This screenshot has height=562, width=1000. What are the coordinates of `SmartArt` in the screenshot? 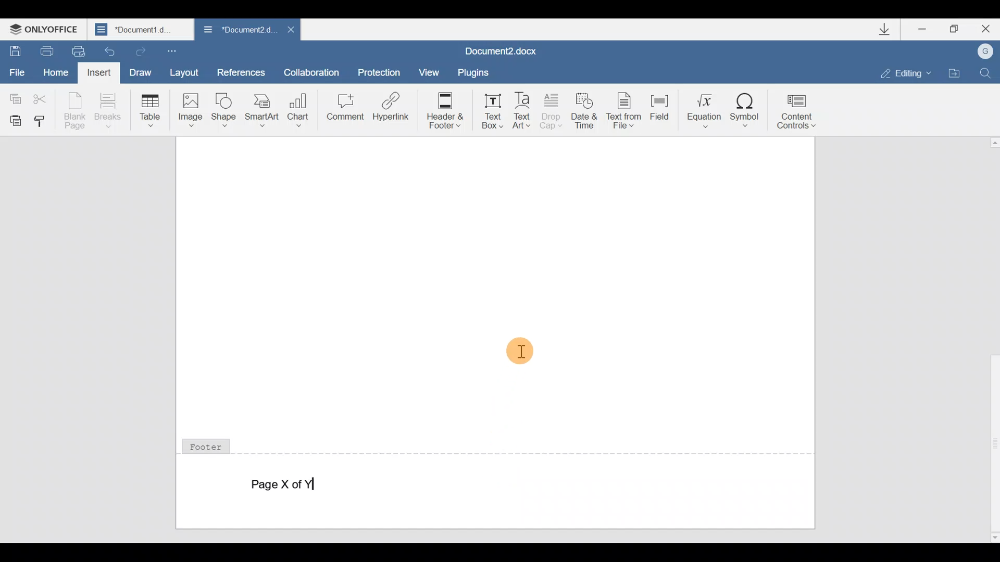 It's located at (262, 110).